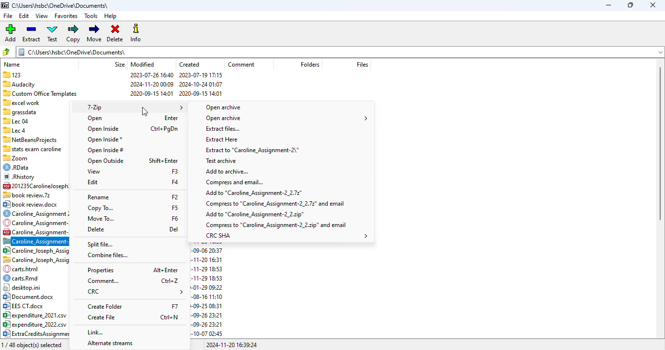  What do you see at coordinates (235, 182) in the screenshot?
I see `compress and email` at bounding box center [235, 182].